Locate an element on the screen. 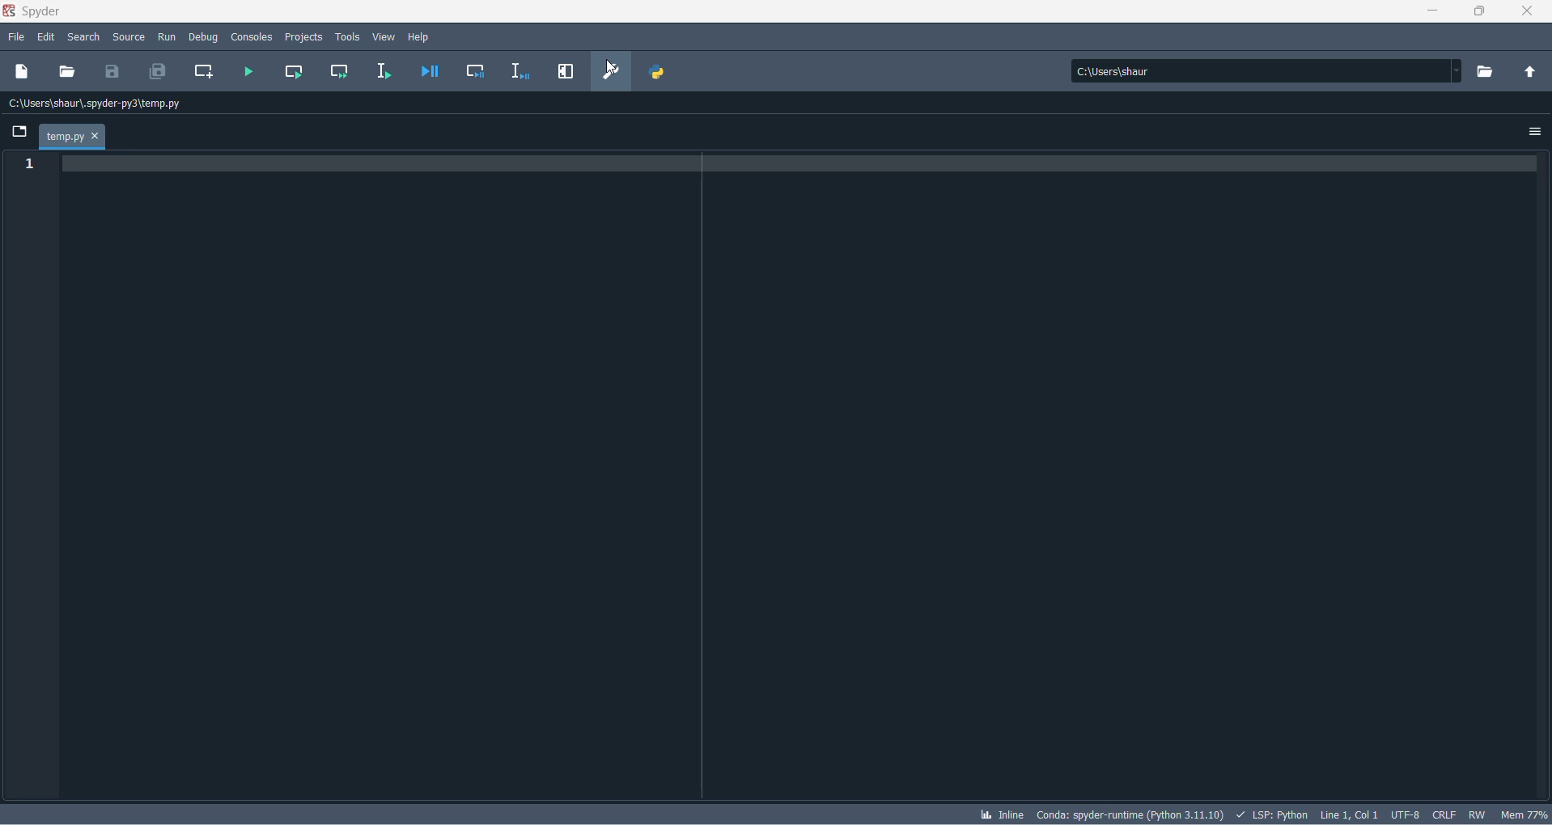  run selection is located at coordinates (381, 72).